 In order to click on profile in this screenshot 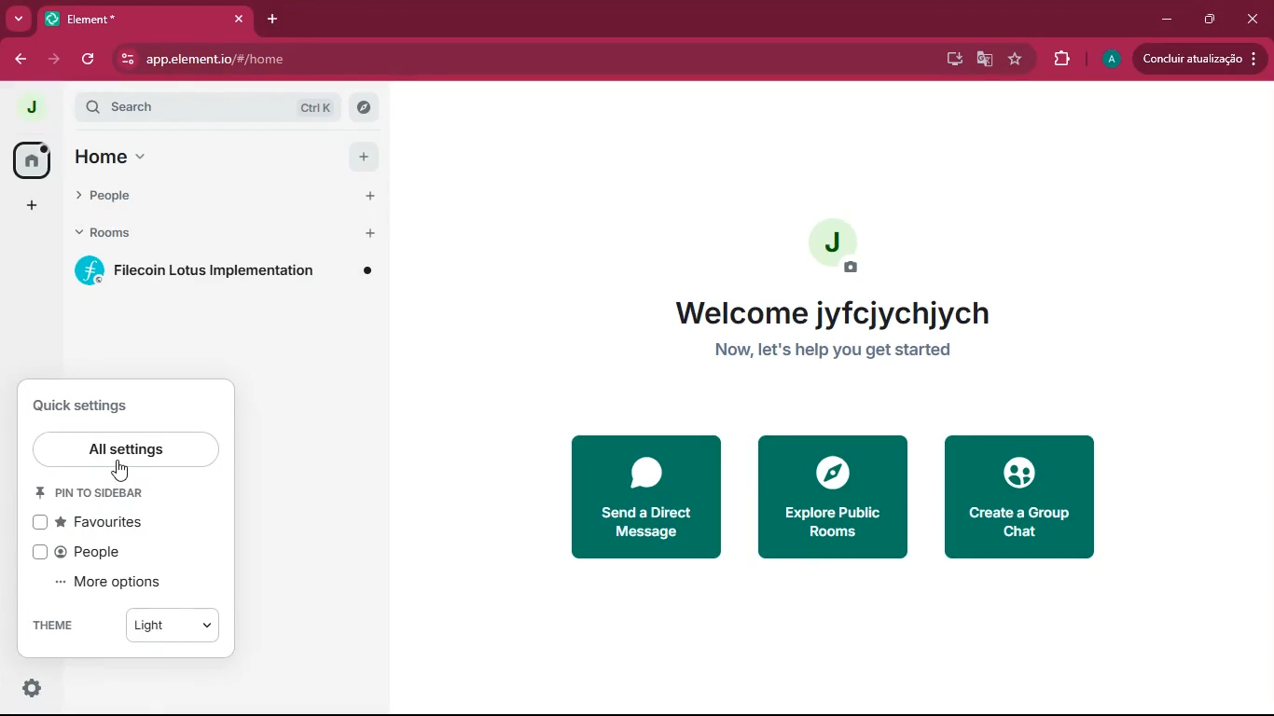, I will do `click(1108, 59)`.